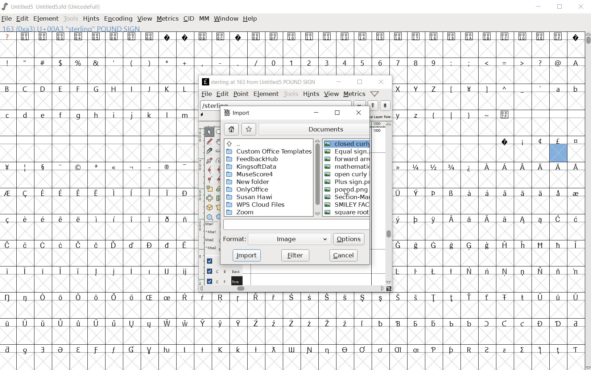 The width and height of the screenshot is (591, 370). I want to click on cursor, so click(346, 192).